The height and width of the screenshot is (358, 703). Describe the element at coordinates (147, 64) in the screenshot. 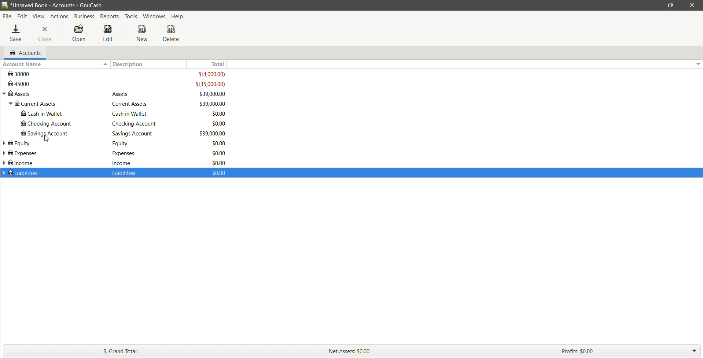

I see `Description` at that location.